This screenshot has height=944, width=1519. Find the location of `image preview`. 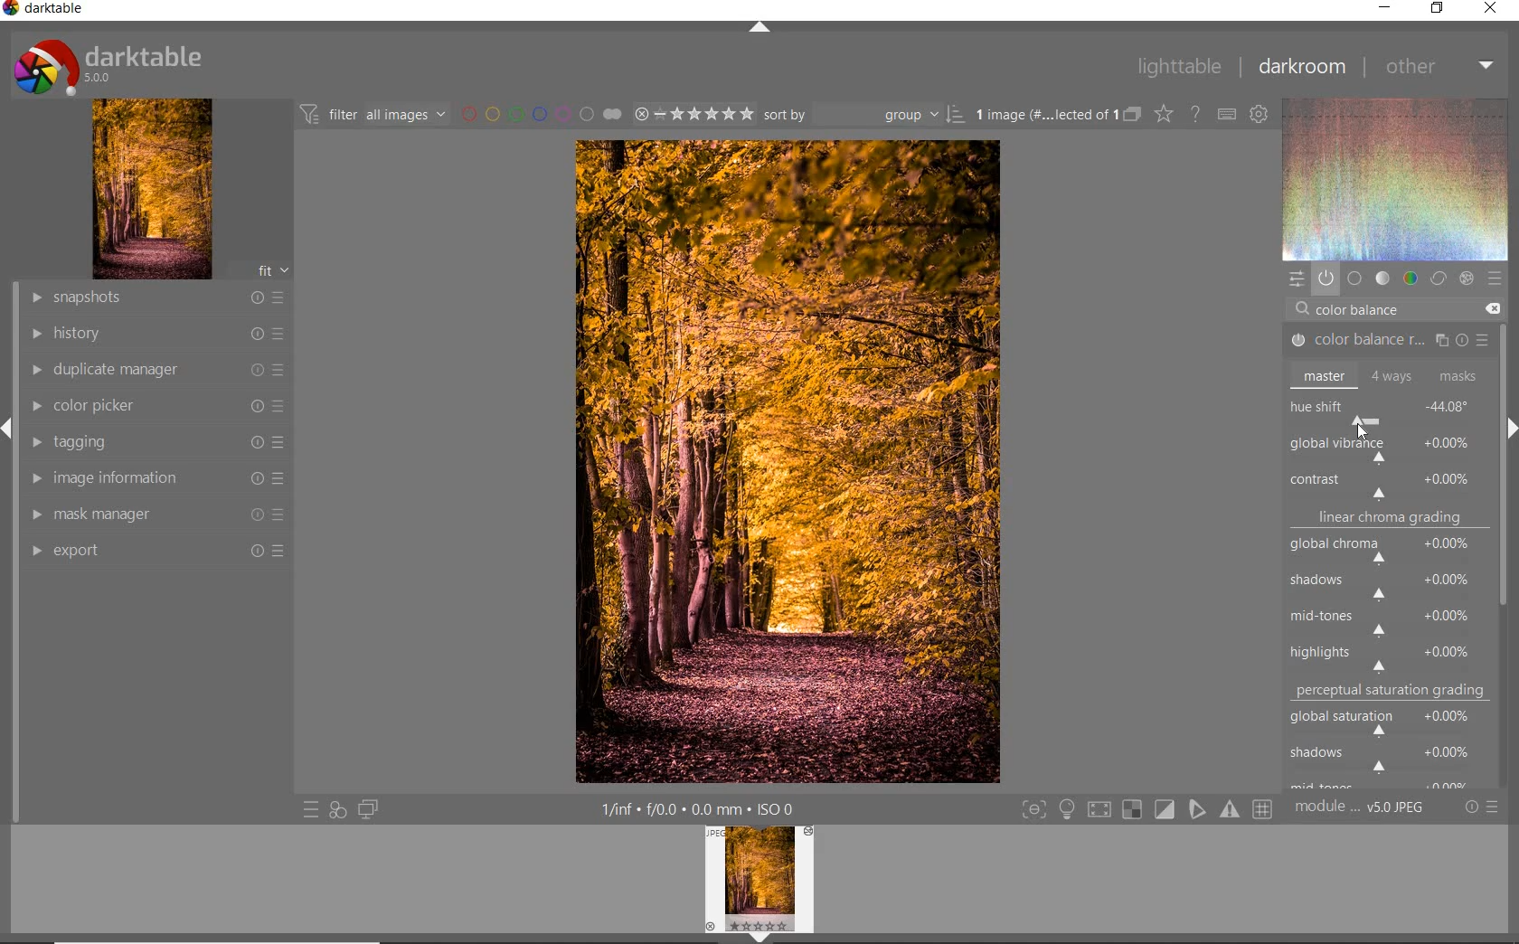

image preview is located at coordinates (759, 885).